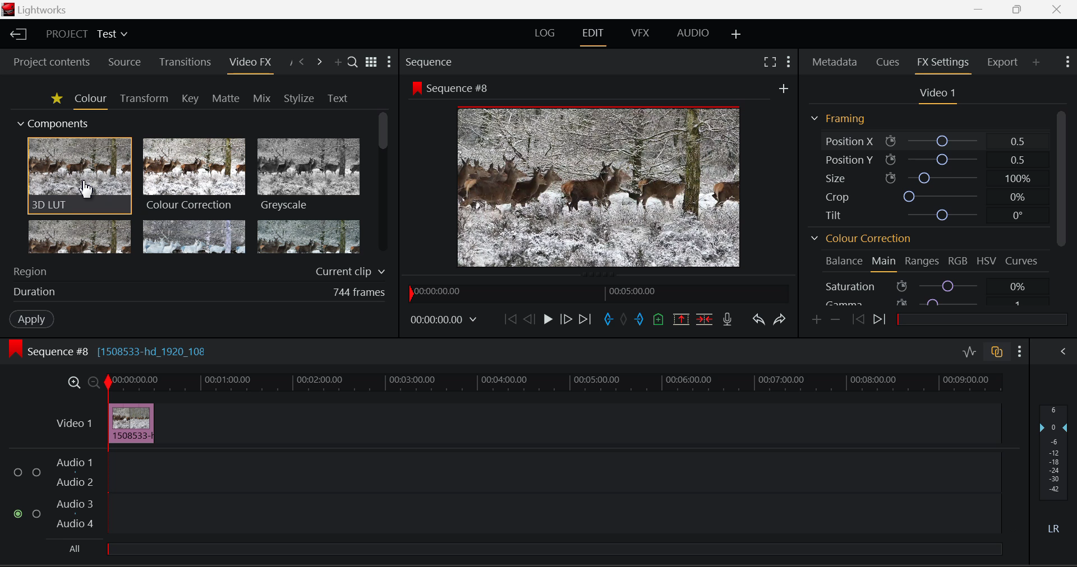 The width and height of the screenshot is (1077, 567). What do you see at coordinates (997, 352) in the screenshot?
I see `Toggle auto track sync` at bounding box center [997, 352].